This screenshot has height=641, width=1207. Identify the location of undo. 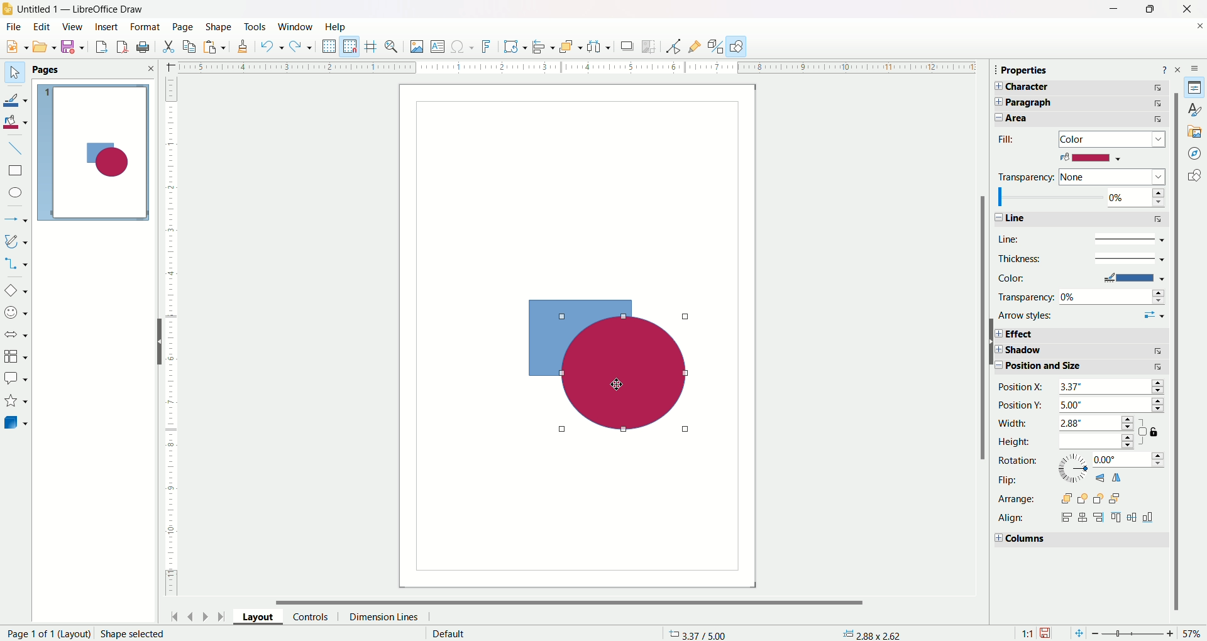
(272, 48).